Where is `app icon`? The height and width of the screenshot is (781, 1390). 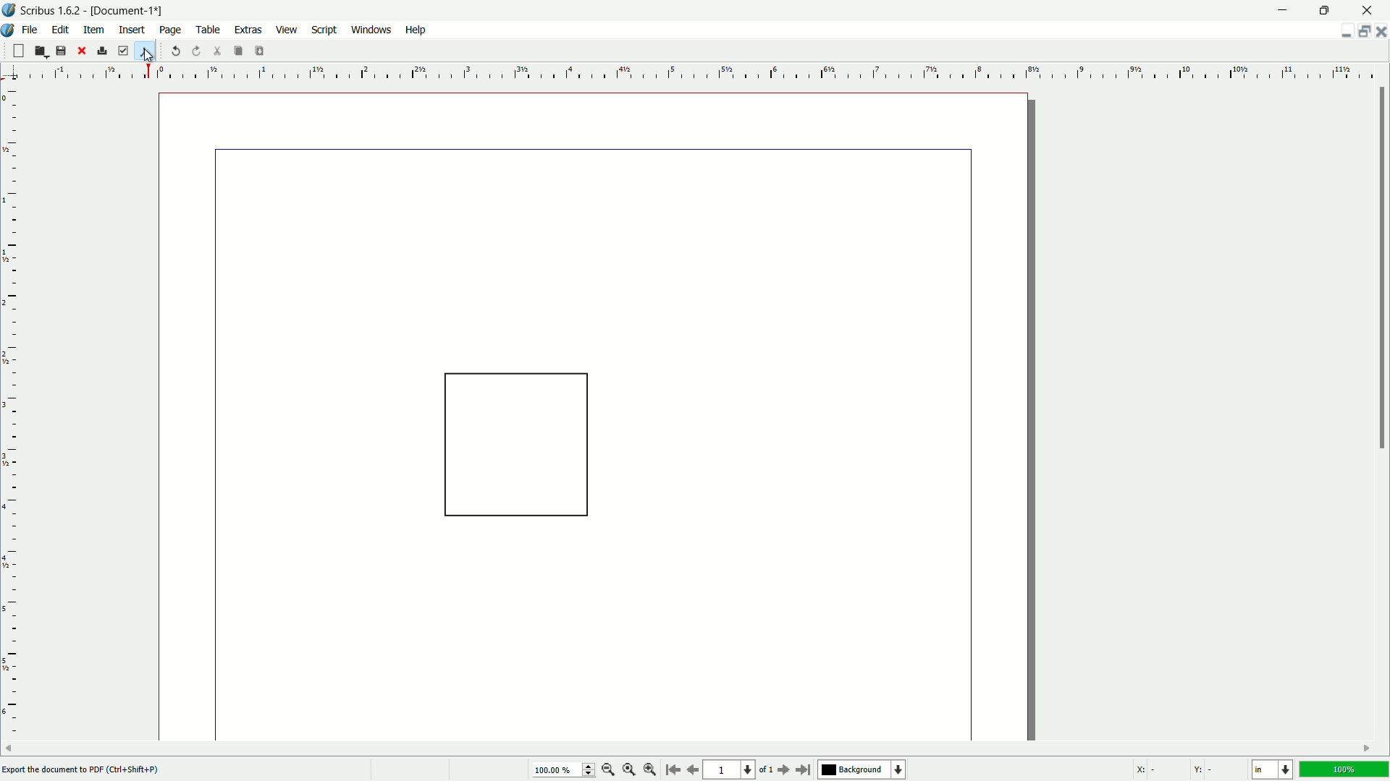 app icon is located at coordinates (9, 12).